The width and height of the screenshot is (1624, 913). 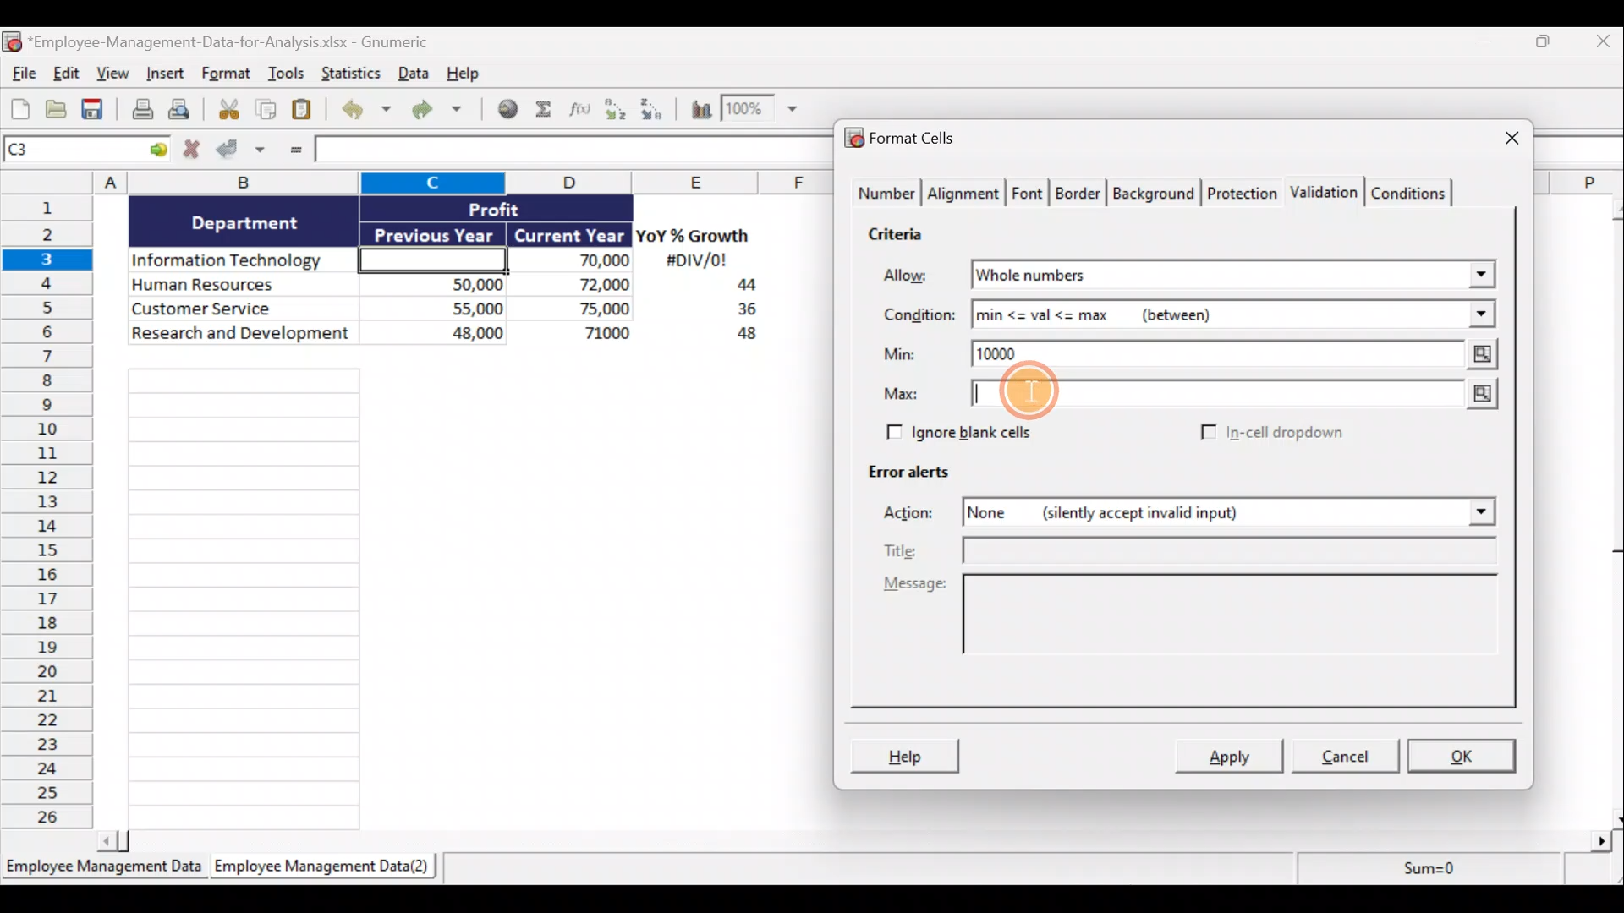 What do you see at coordinates (189, 113) in the screenshot?
I see `Print preview` at bounding box center [189, 113].